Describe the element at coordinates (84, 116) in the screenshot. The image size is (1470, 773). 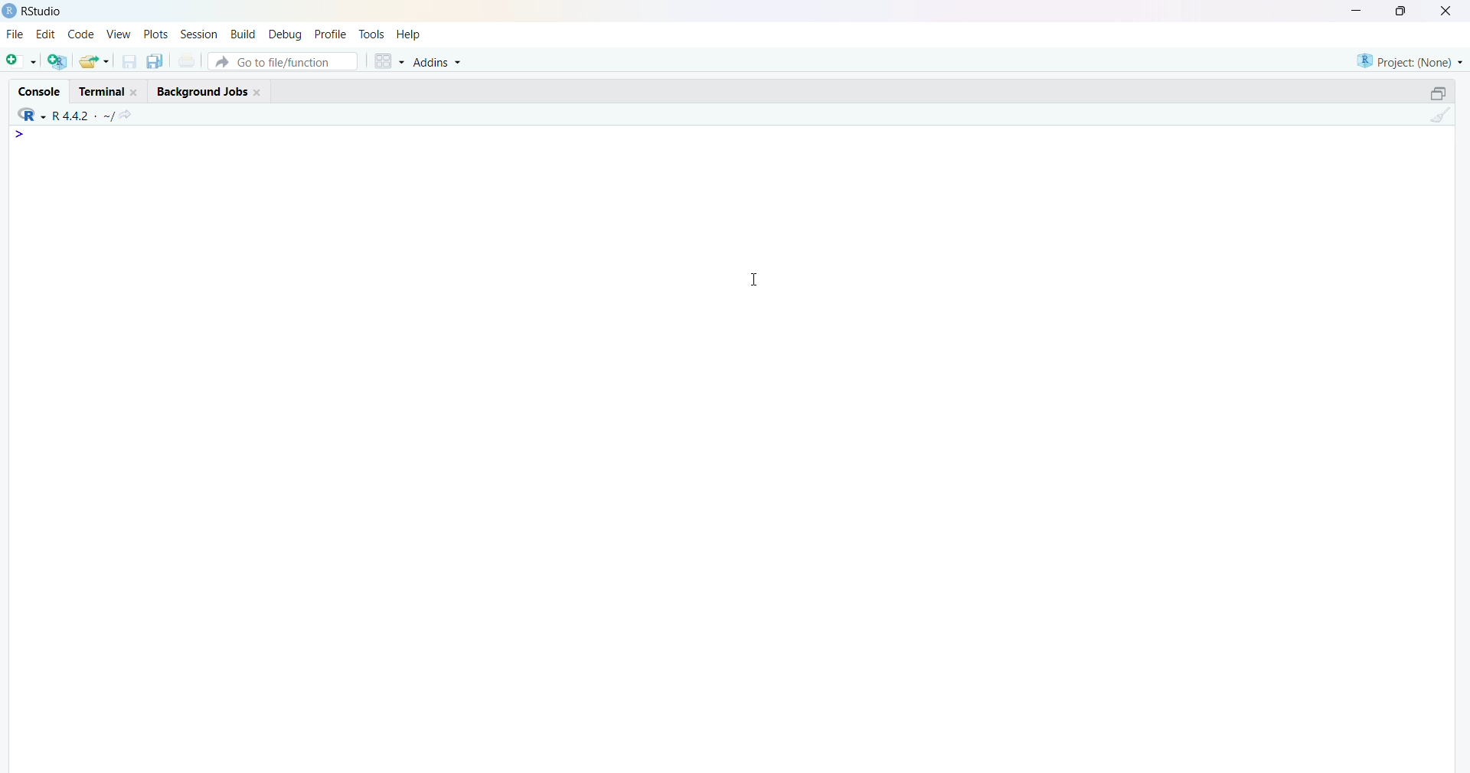
I see `R 4.4.2 ~/` at that location.